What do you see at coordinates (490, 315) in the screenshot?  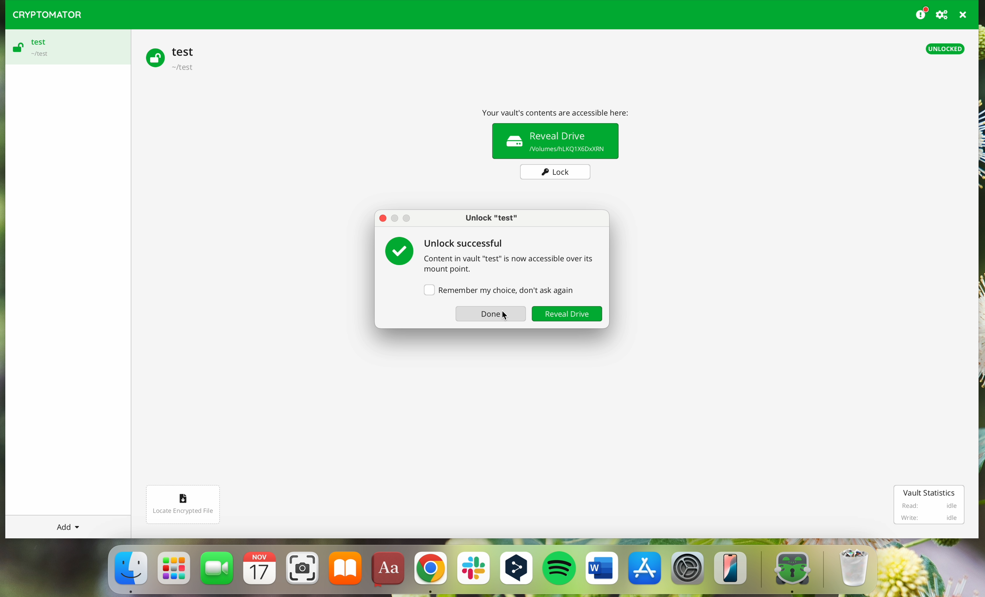 I see `Cancel` at bounding box center [490, 315].